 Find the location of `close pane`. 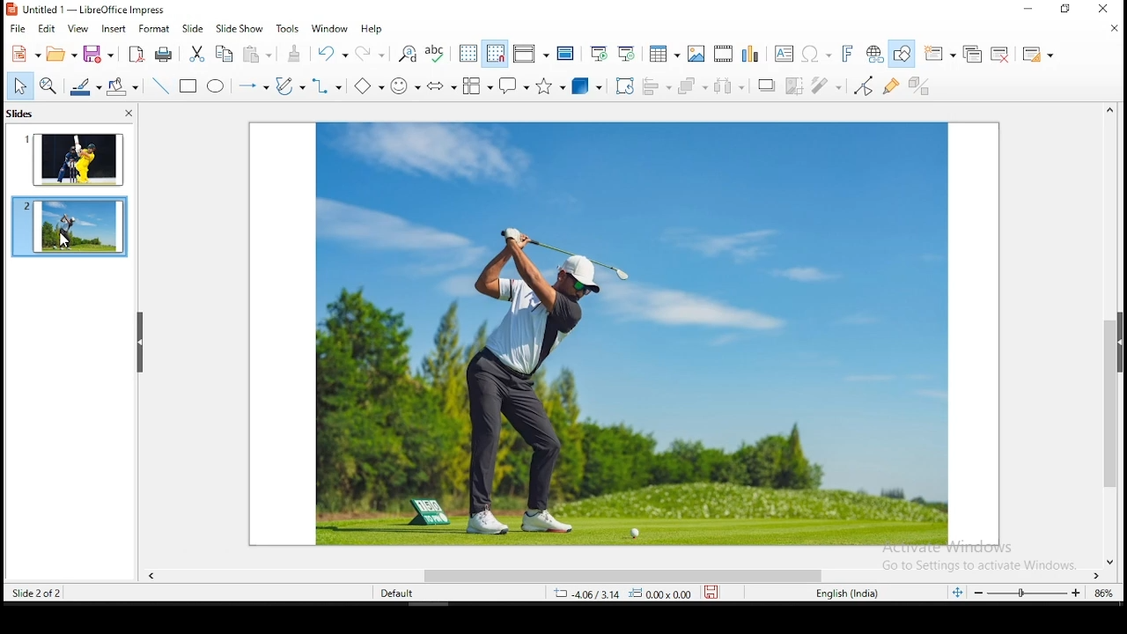

close pane is located at coordinates (129, 113).